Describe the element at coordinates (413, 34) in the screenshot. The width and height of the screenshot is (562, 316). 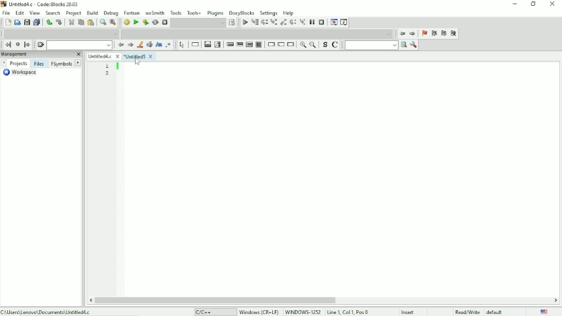
I see `Jump forward` at that location.